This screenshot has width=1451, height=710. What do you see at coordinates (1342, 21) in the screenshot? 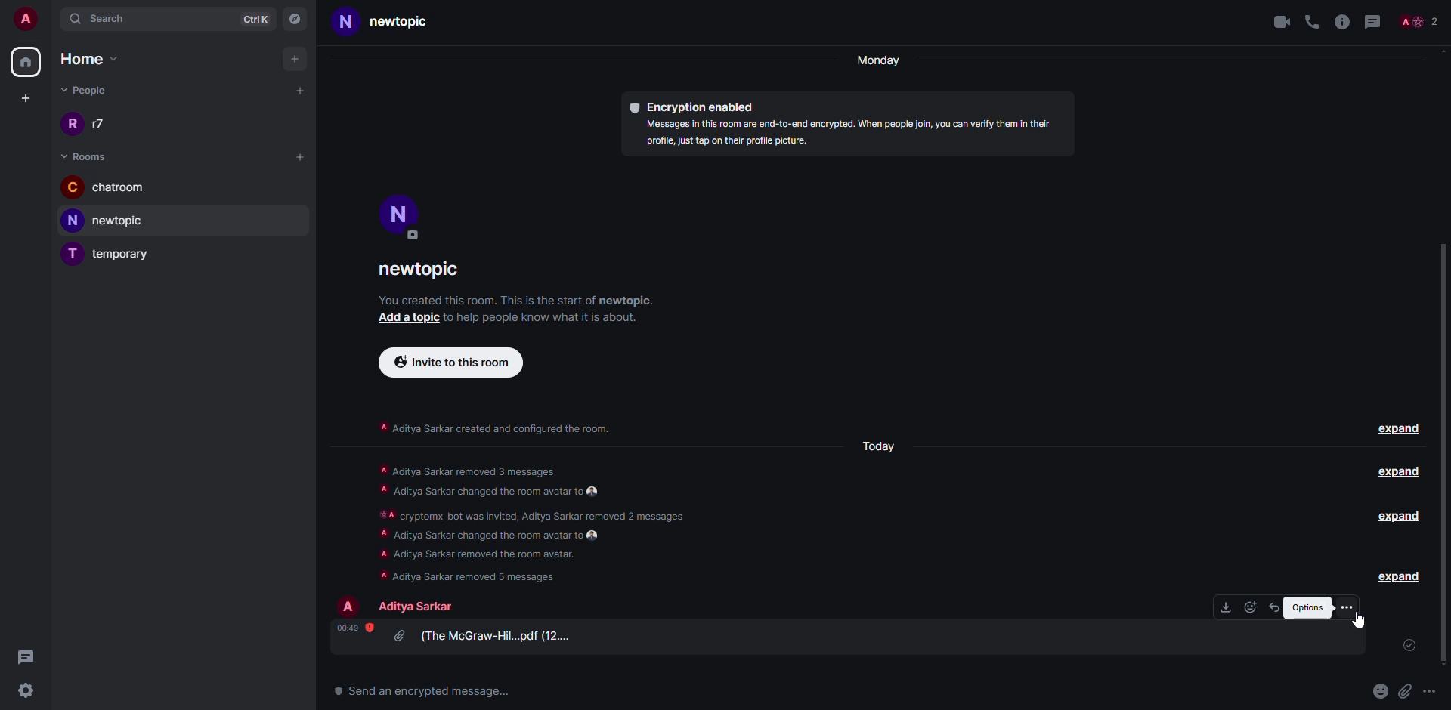
I see `info` at bounding box center [1342, 21].